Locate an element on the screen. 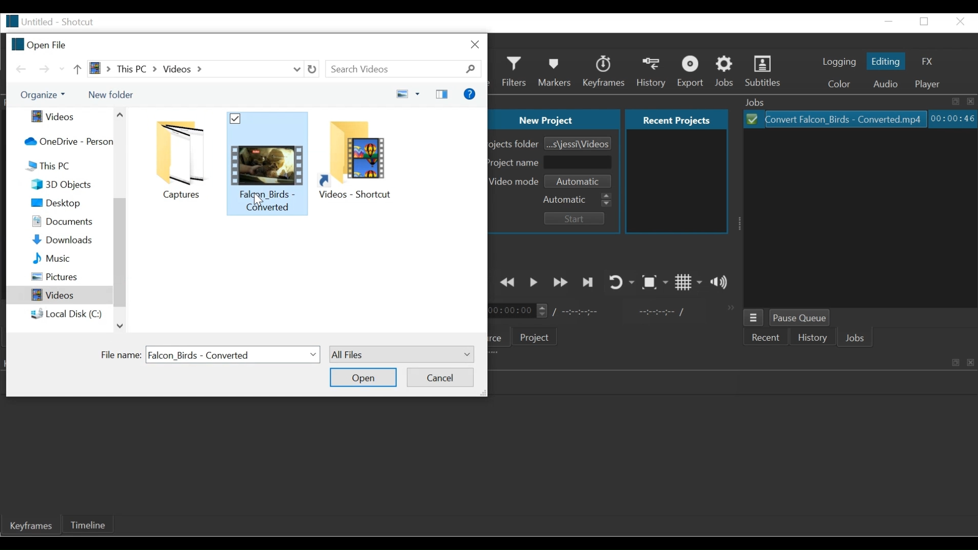 Image resolution: width=978 pixels, height=550 pixels. This PC is located at coordinates (66, 166).